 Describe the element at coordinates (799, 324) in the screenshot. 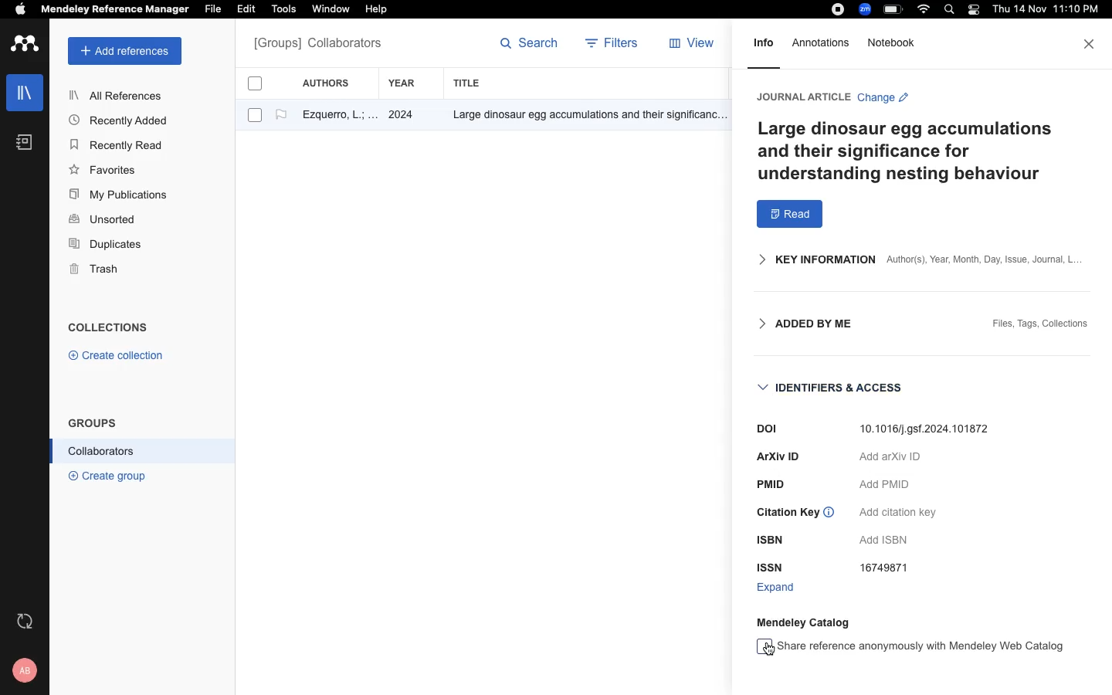

I see `ADDED BY ME` at that location.